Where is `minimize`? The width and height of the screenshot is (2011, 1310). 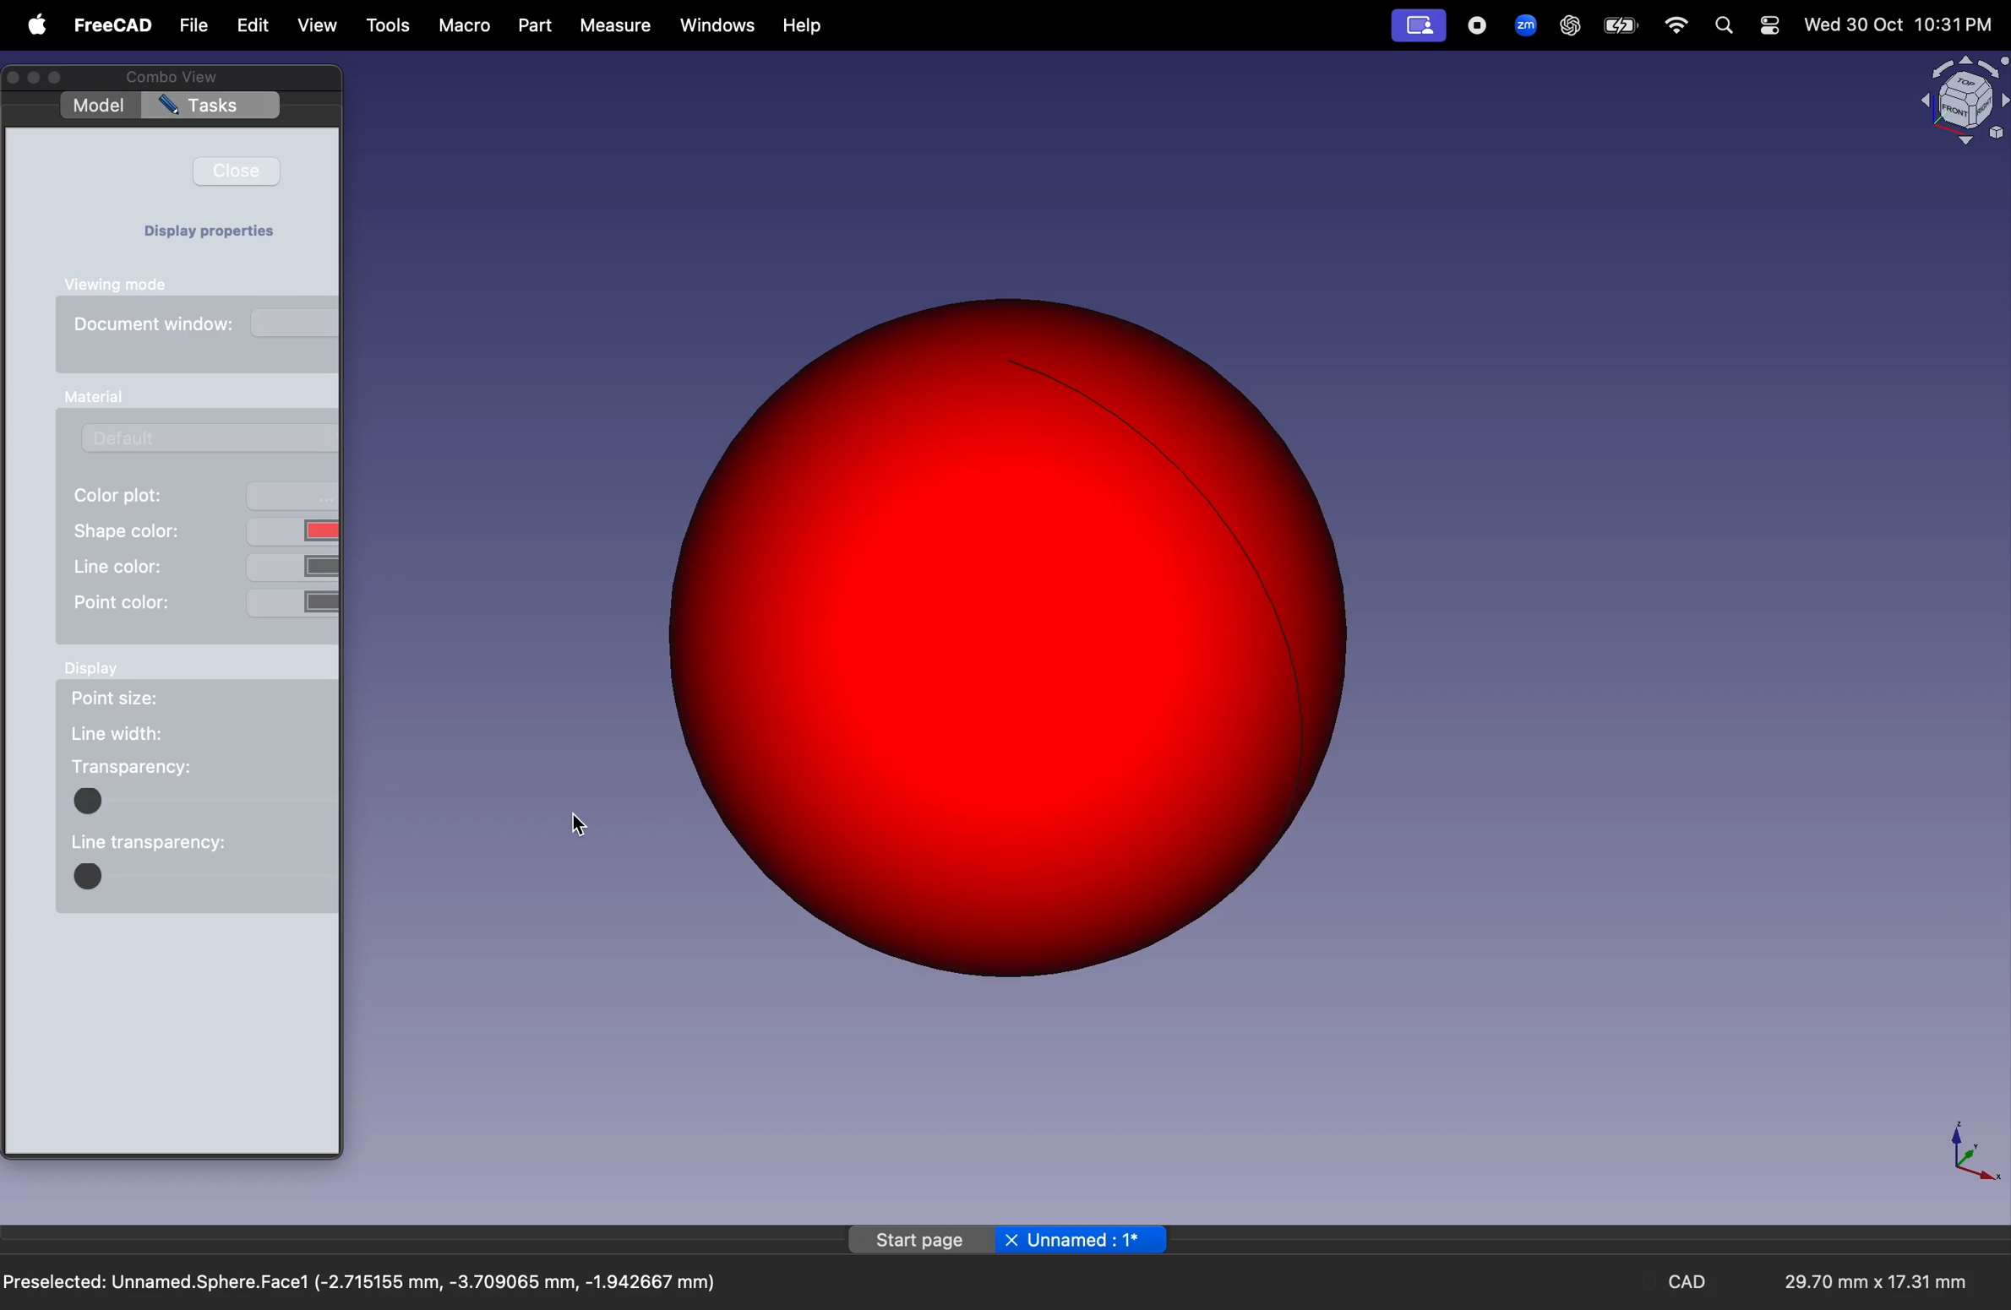
minimize is located at coordinates (37, 78).